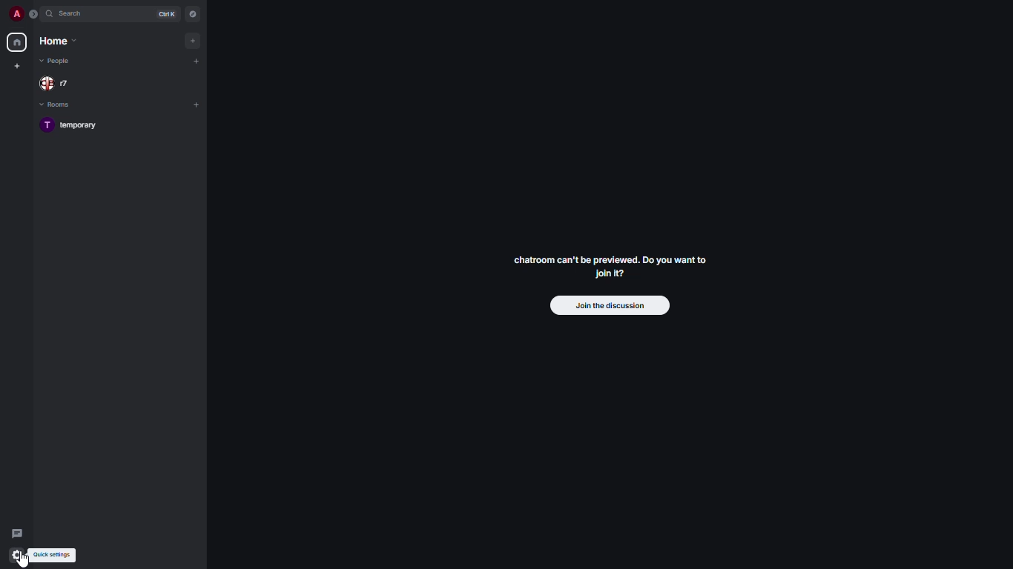 The height and width of the screenshot is (569, 1013). I want to click on expand, so click(35, 14).